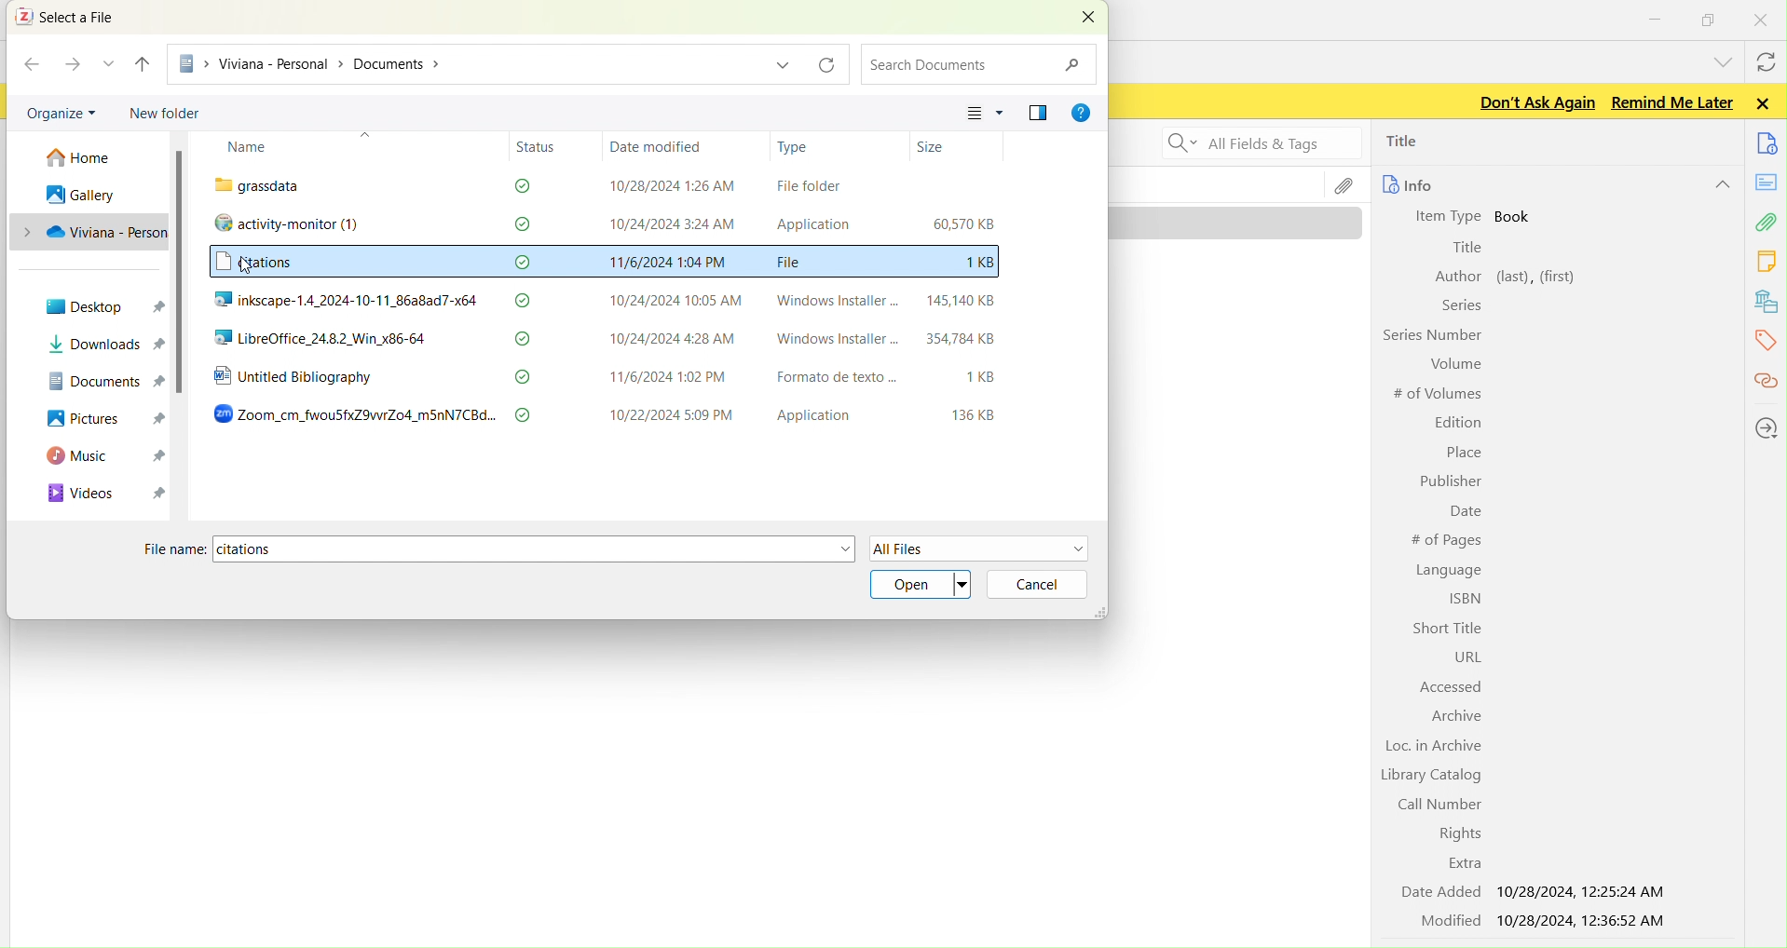 The height and width of the screenshot is (948, 1787). What do you see at coordinates (1465, 452) in the screenshot?
I see `Place` at bounding box center [1465, 452].